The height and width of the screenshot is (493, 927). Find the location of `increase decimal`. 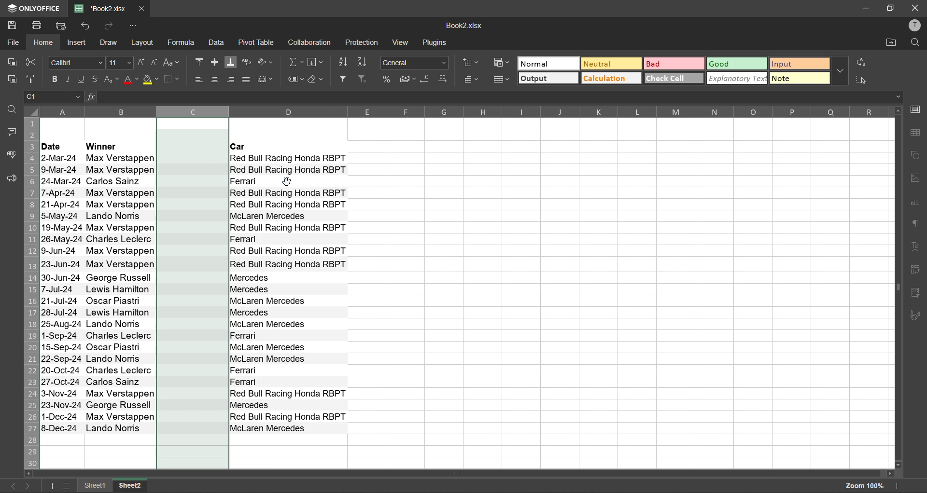

increase decimal is located at coordinates (446, 79).